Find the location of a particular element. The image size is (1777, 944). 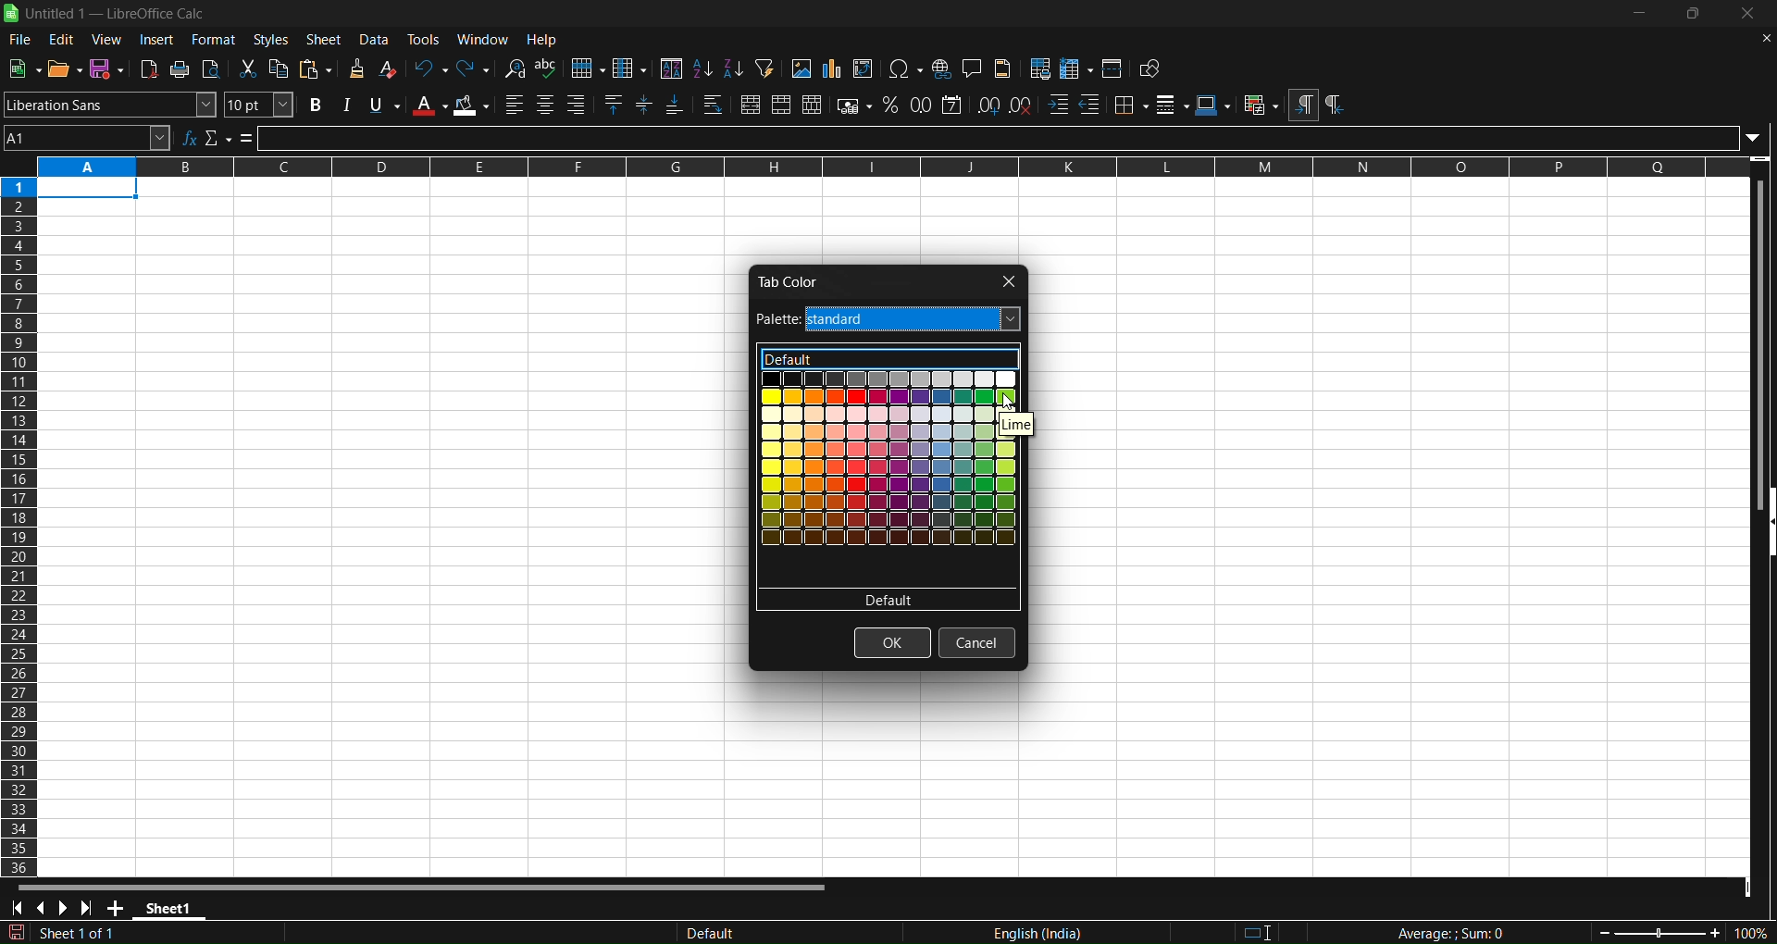

sheet 1 is located at coordinates (173, 911).